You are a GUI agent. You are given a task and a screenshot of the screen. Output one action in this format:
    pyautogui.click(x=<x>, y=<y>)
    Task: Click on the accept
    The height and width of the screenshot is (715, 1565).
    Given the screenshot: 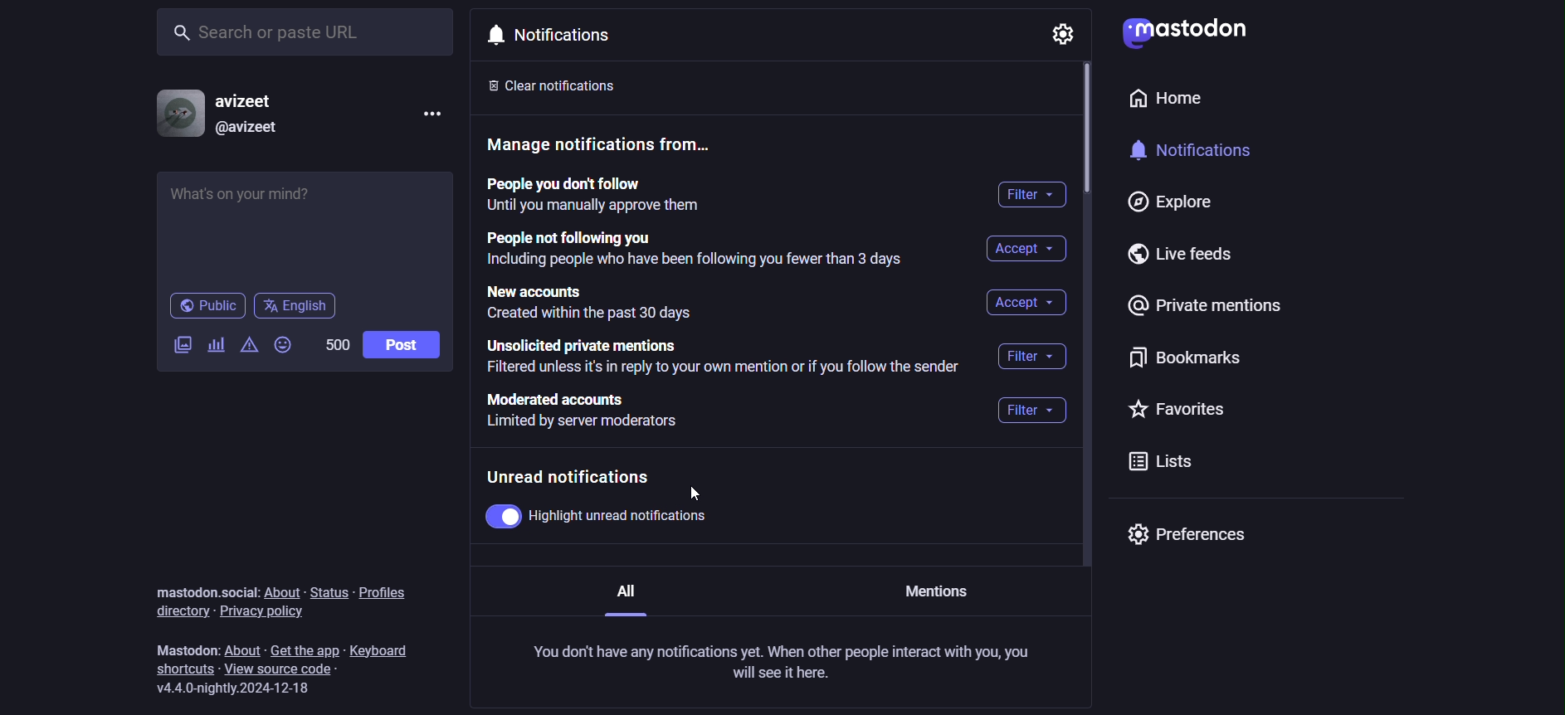 What is the action you would take?
    pyautogui.click(x=1026, y=249)
    